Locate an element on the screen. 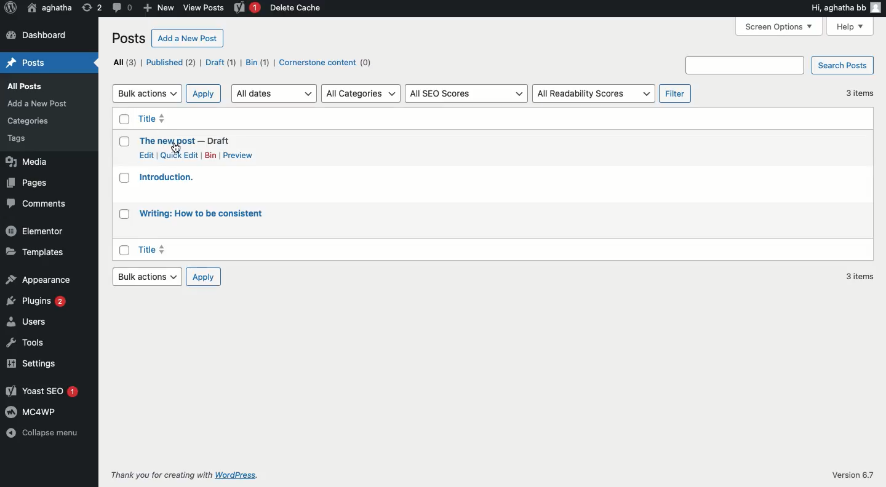 This screenshot has height=487, width=886. Hi, aghatha bb is located at coordinates (836, 7).